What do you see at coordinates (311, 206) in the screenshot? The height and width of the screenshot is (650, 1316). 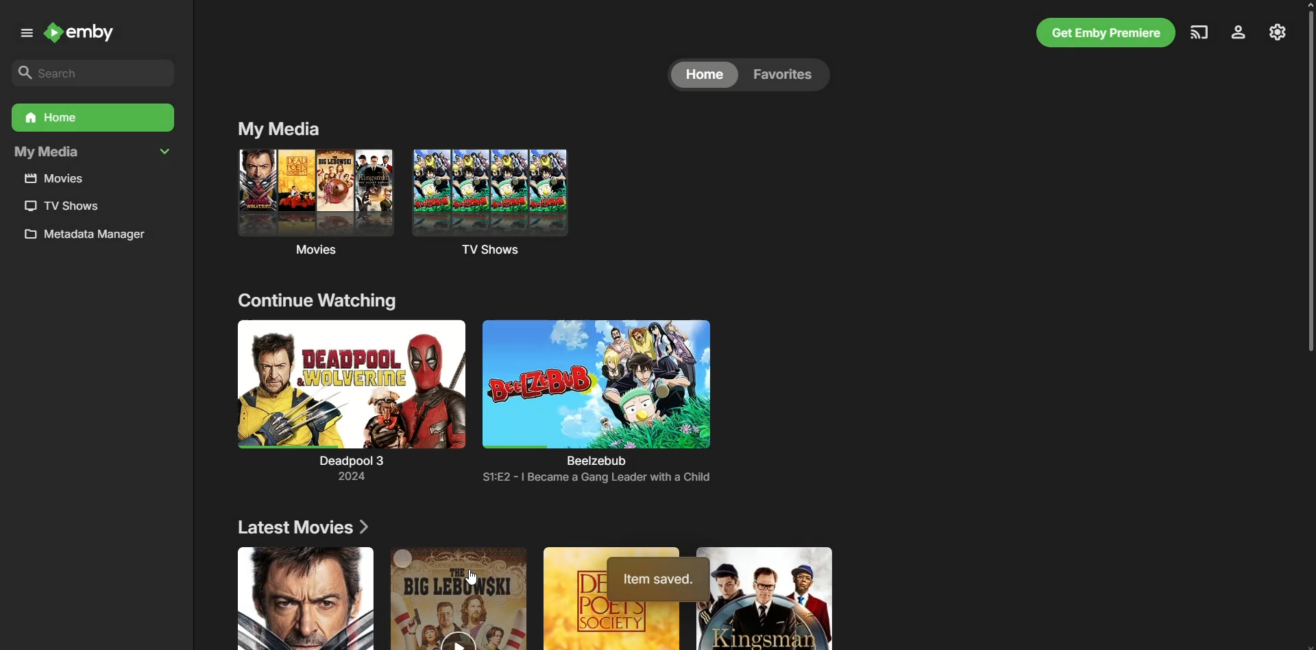 I see `Movies` at bounding box center [311, 206].